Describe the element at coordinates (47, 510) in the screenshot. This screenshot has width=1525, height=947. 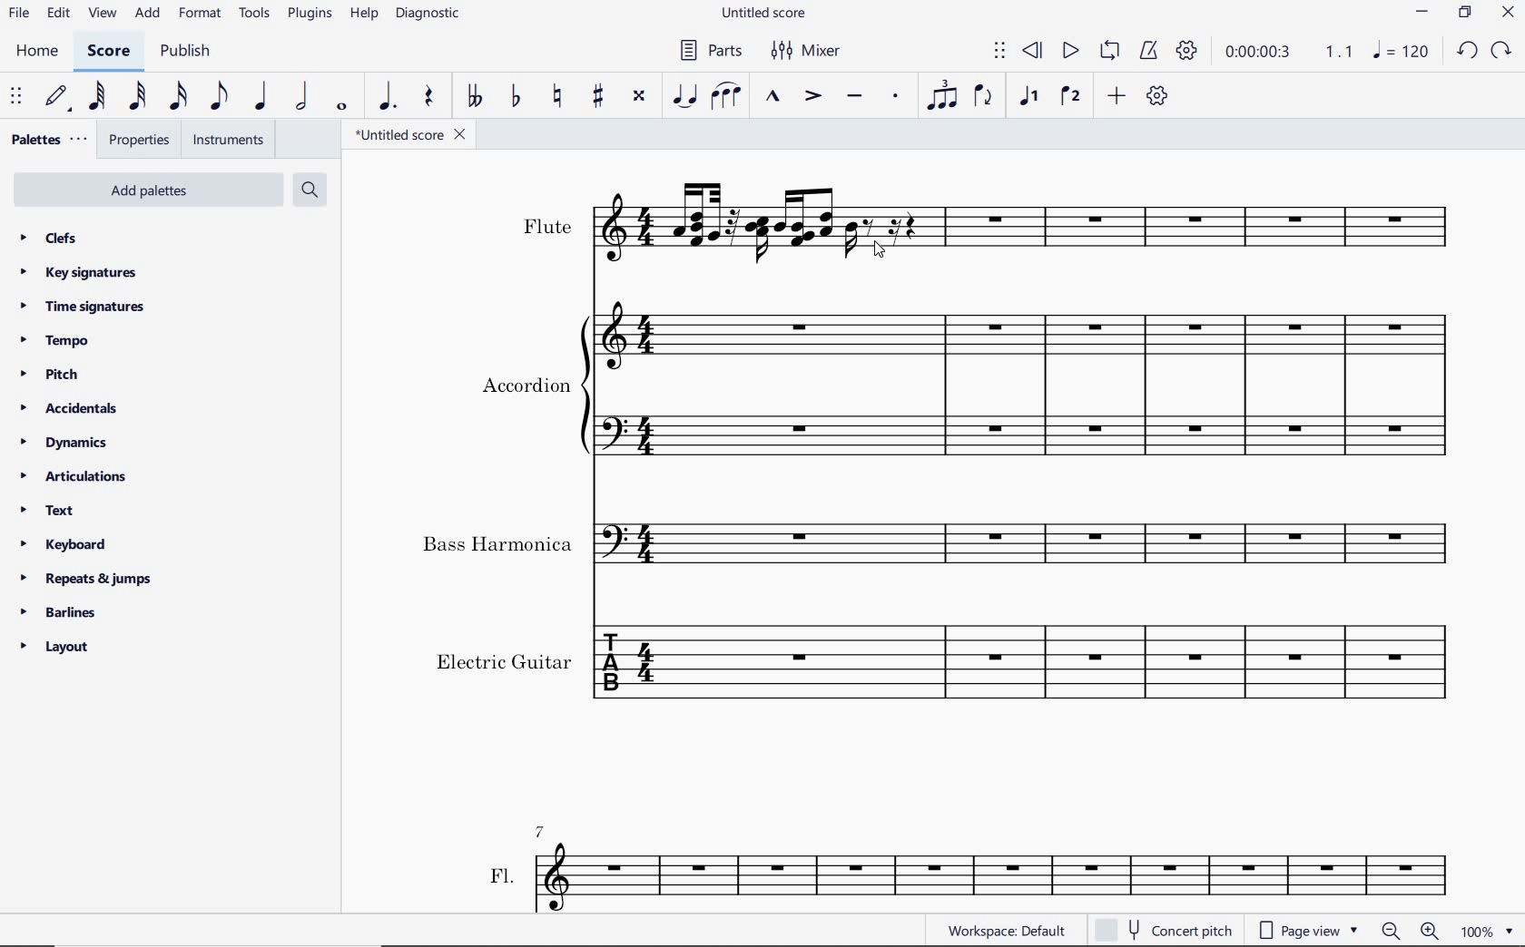
I see `text` at that location.